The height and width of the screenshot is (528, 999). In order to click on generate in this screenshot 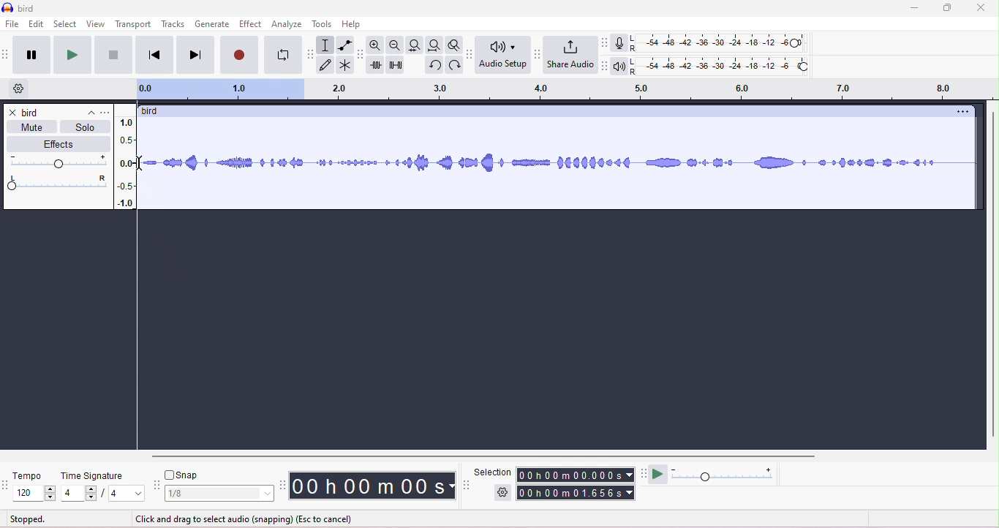, I will do `click(212, 25)`.